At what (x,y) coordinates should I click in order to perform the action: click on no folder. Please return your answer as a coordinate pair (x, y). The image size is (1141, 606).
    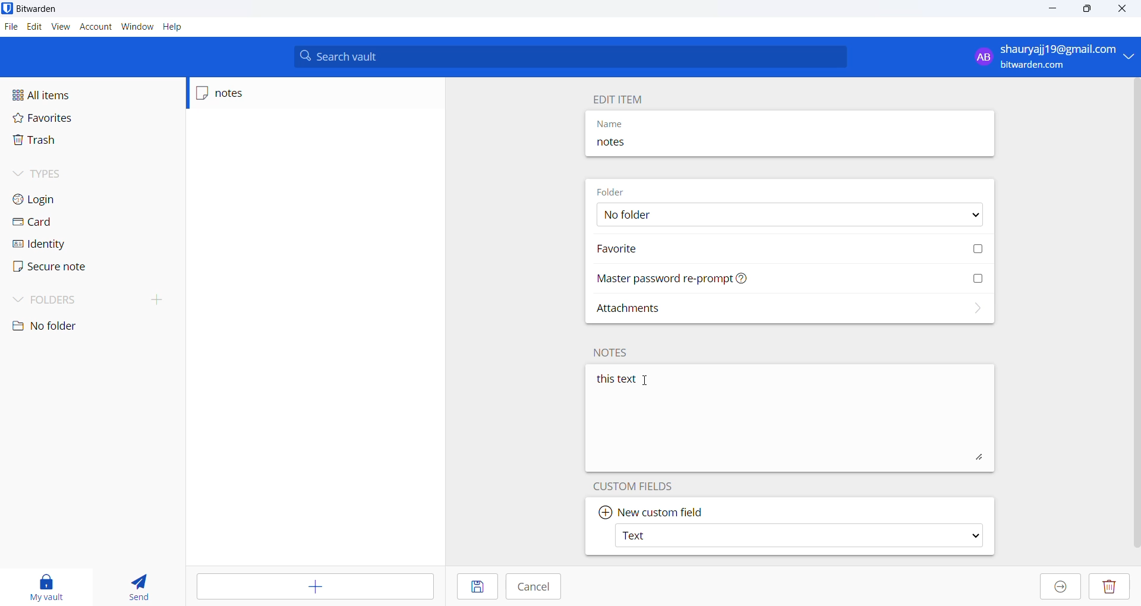
    Looking at the image, I should click on (58, 326).